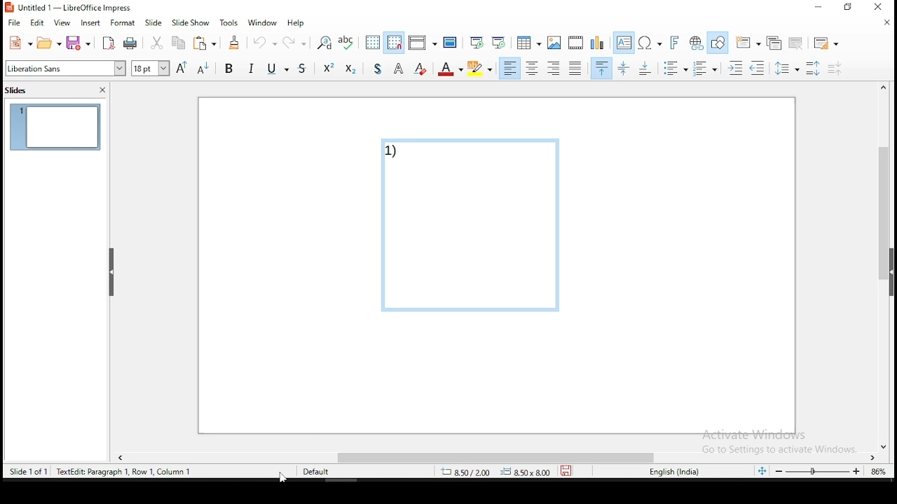  Describe the element at coordinates (420, 69) in the screenshot. I see `clear direct formatting` at that location.